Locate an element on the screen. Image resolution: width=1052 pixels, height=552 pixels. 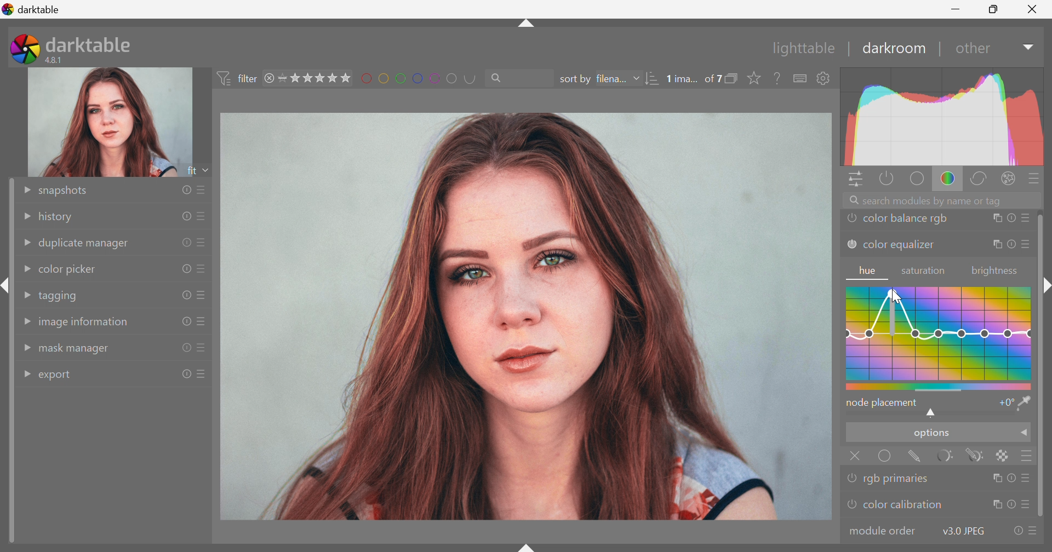
presets is located at coordinates (1035, 178).